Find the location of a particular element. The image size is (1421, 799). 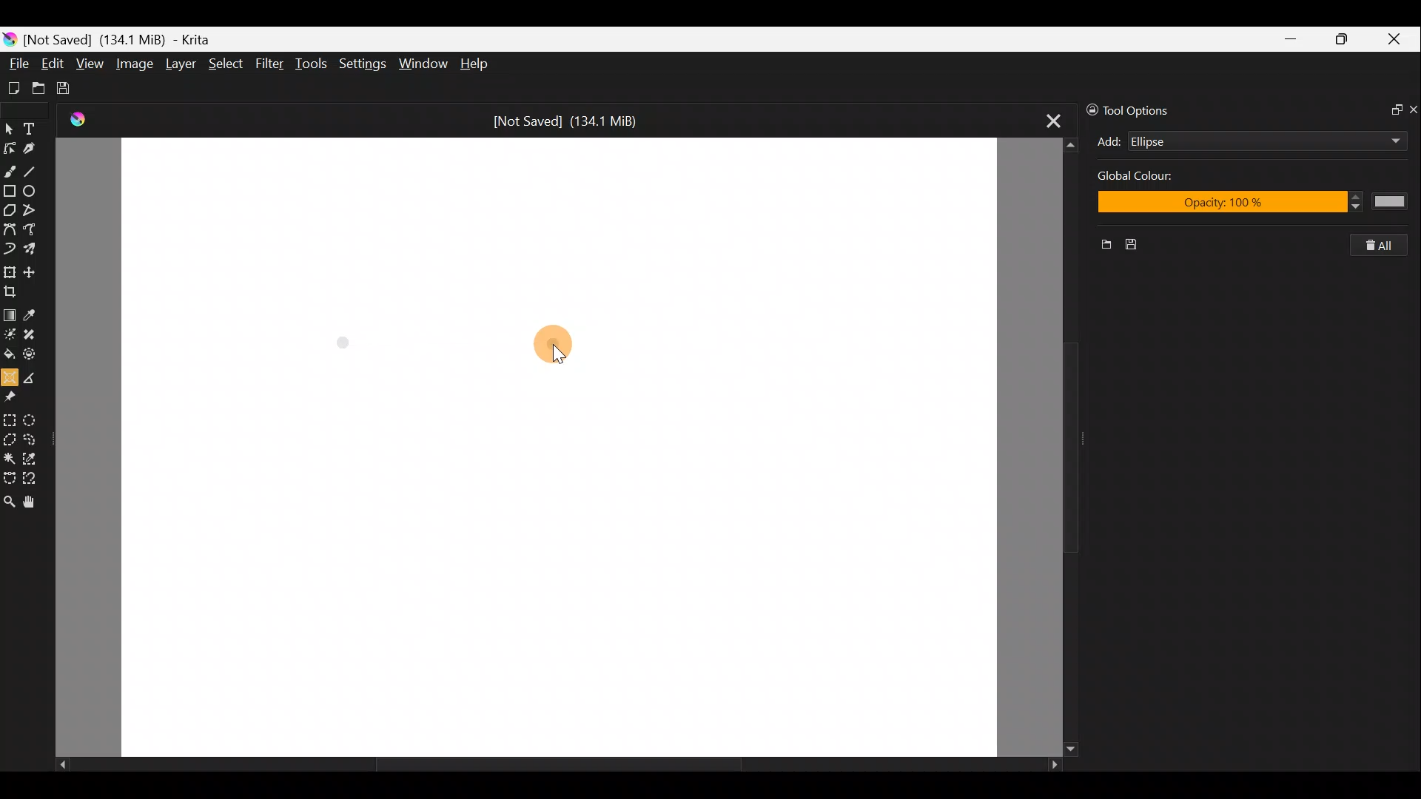

Pan tool is located at coordinates (30, 502).